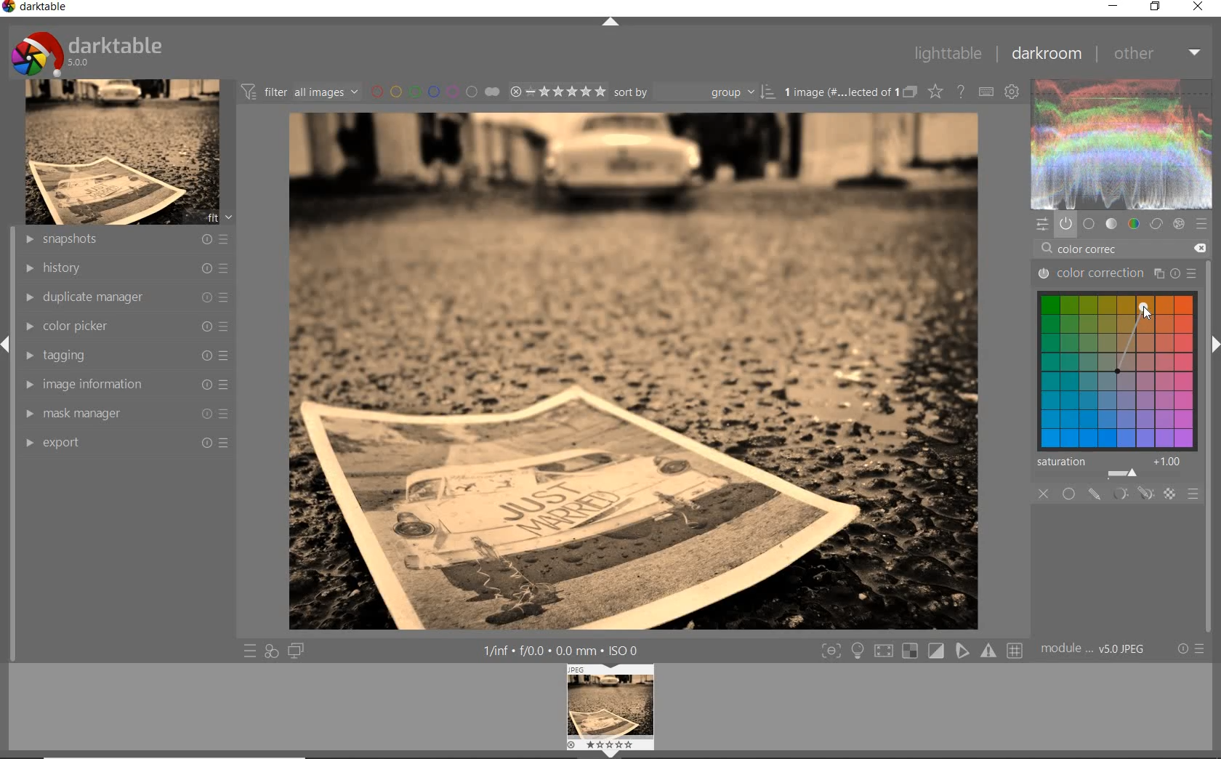 The image size is (1221, 759). Describe the element at coordinates (1159, 54) in the screenshot. I see `other` at that location.